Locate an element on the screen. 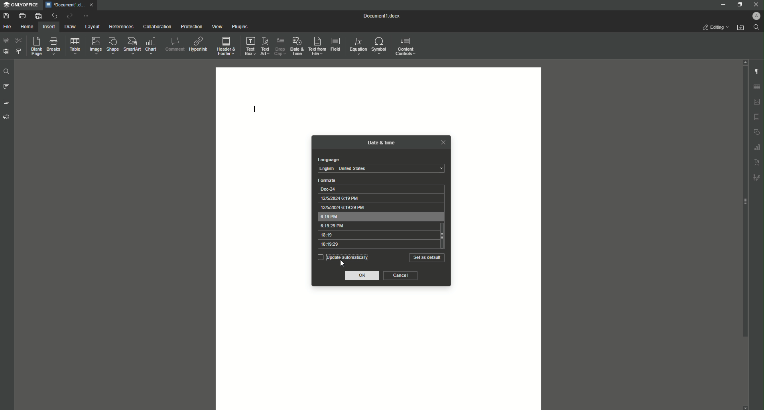 Image resolution: width=764 pixels, height=410 pixels. ONLYOFFICE is located at coordinates (20, 5).